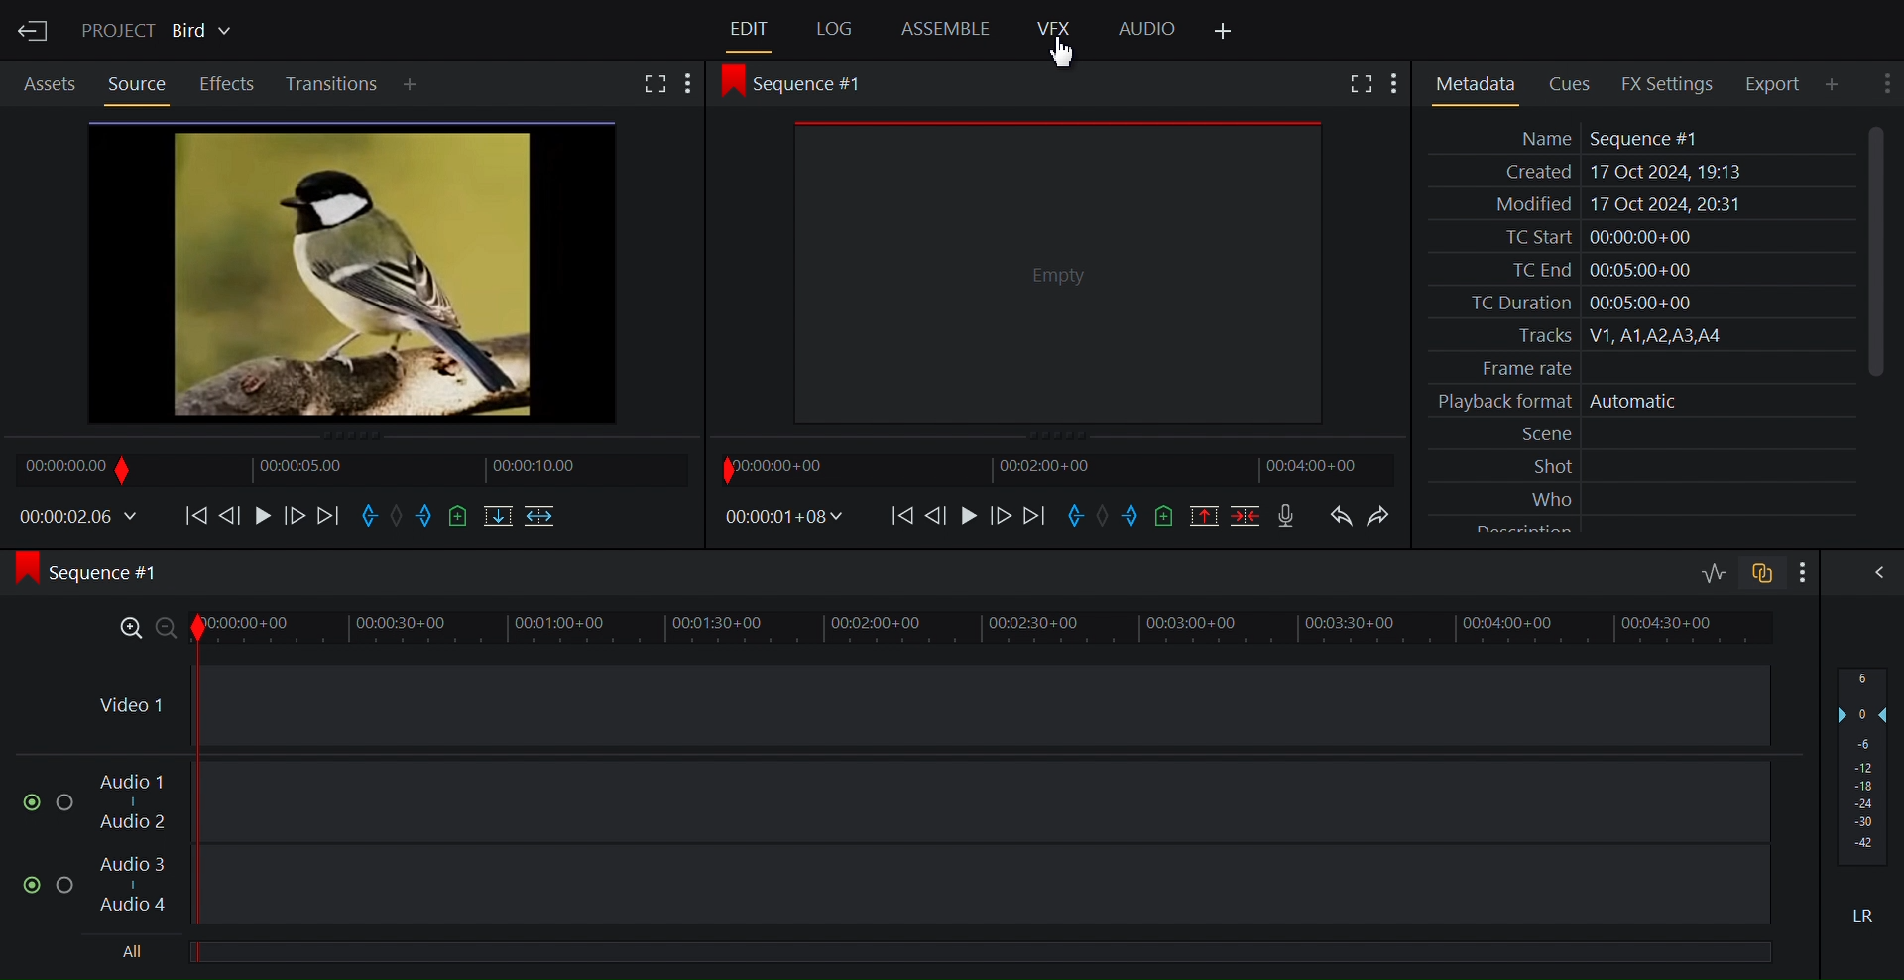 This screenshot has width=1904, height=980. I want to click on Timecodes and reels, so click(793, 518).